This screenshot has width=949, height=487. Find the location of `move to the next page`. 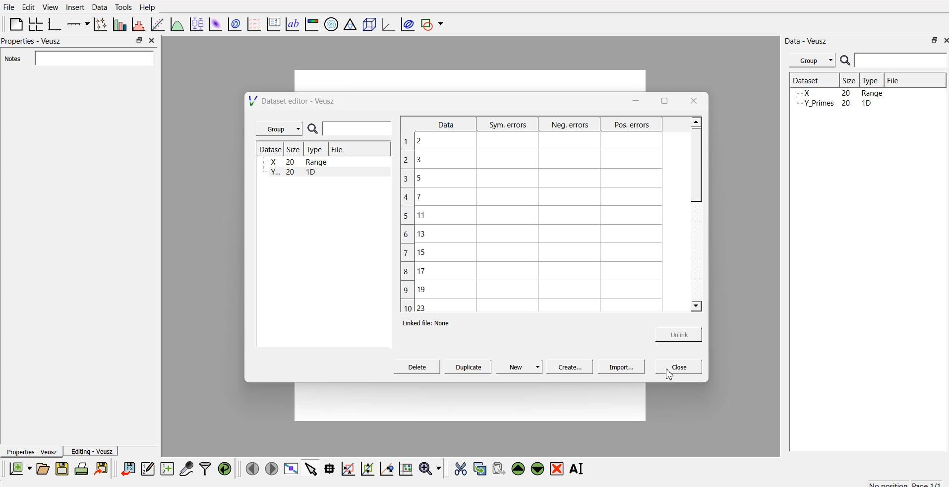

move to the next page is located at coordinates (271, 468).